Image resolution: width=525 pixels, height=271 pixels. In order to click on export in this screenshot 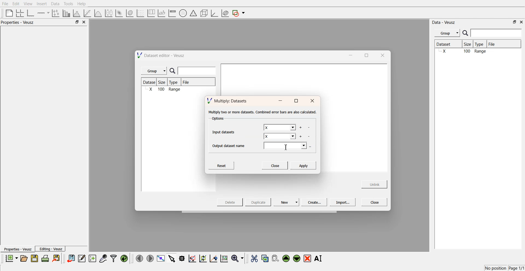, I will do `click(57, 258)`.